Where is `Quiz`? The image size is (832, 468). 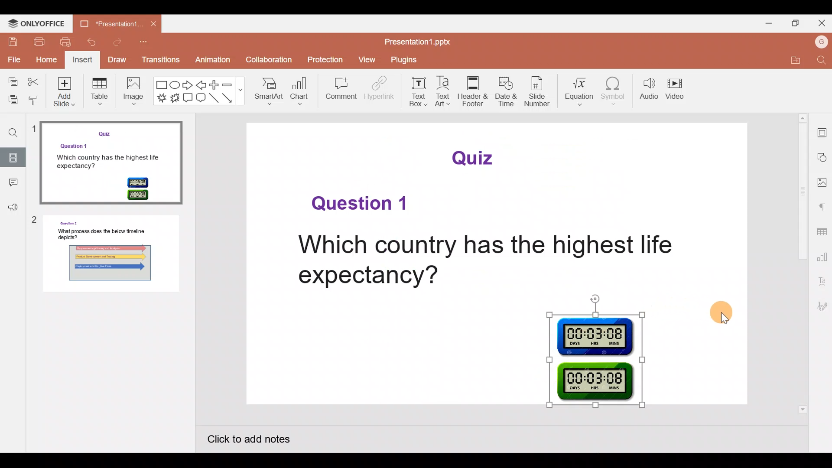 Quiz is located at coordinates (476, 157).